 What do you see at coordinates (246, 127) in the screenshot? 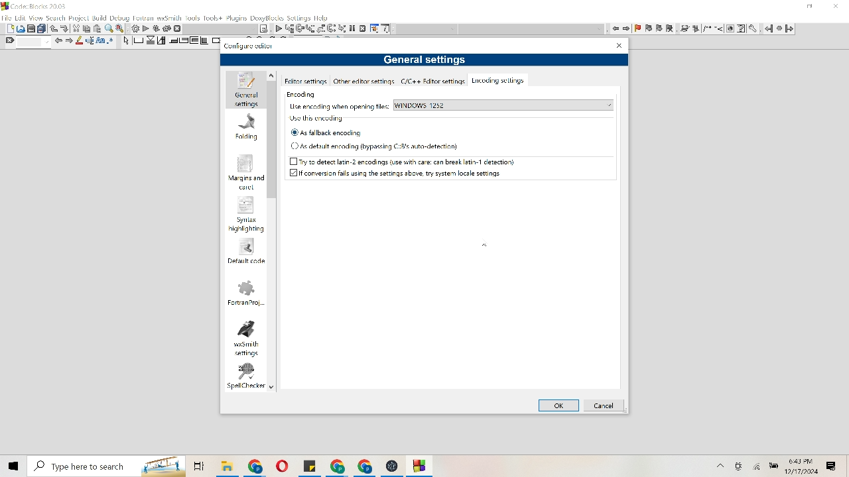
I see `Folding` at bounding box center [246, 127].